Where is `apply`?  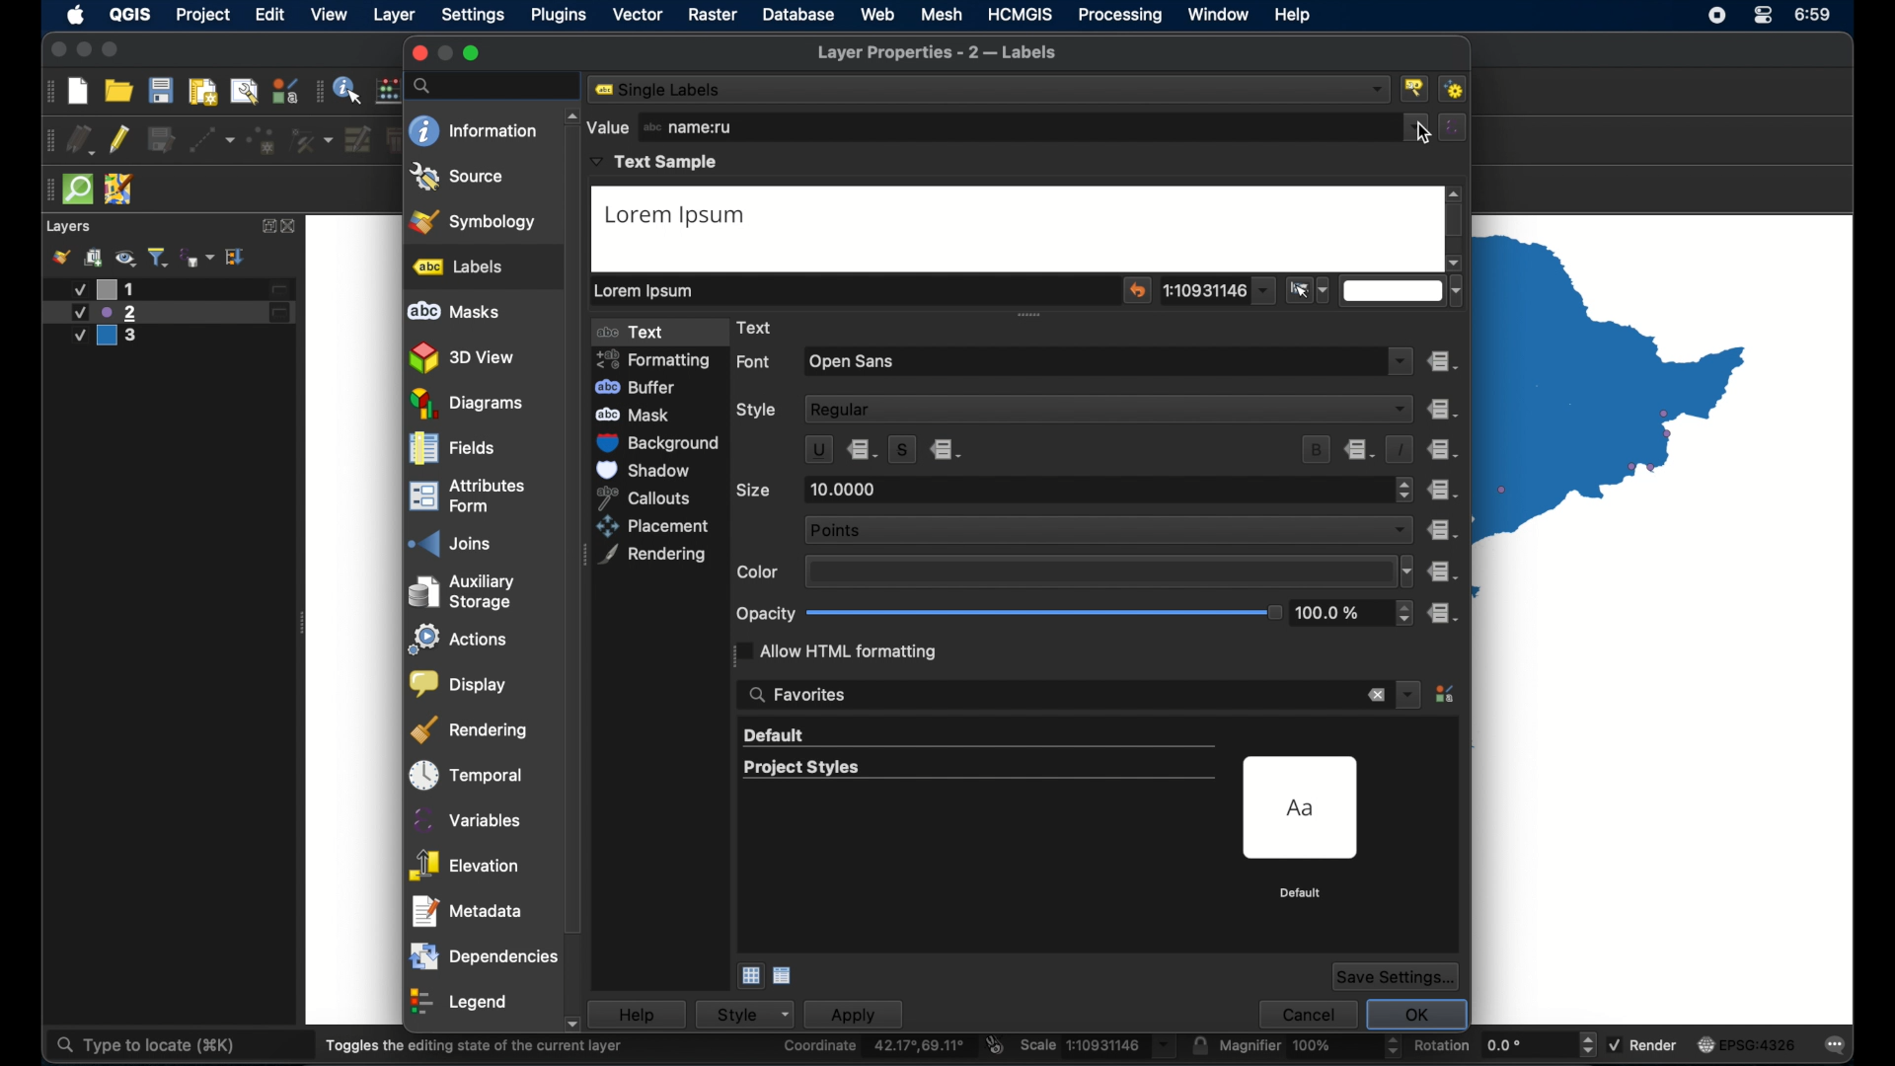
apply is located at coordinates (864, 1014).